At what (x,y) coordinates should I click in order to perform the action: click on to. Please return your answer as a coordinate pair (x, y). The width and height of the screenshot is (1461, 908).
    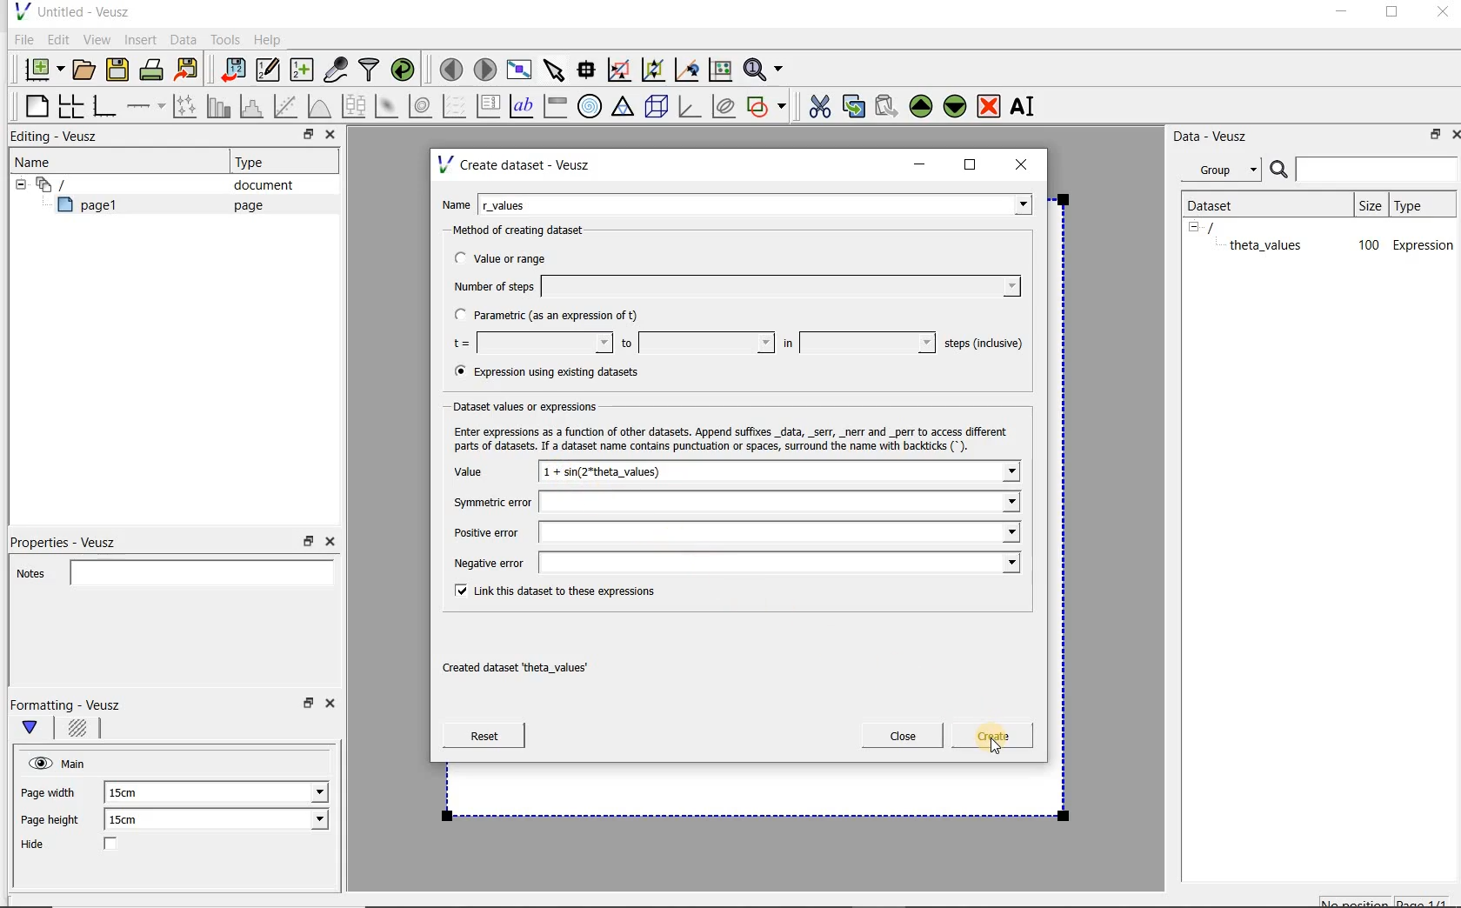
    Looking at the image, I should click on (696, 343).